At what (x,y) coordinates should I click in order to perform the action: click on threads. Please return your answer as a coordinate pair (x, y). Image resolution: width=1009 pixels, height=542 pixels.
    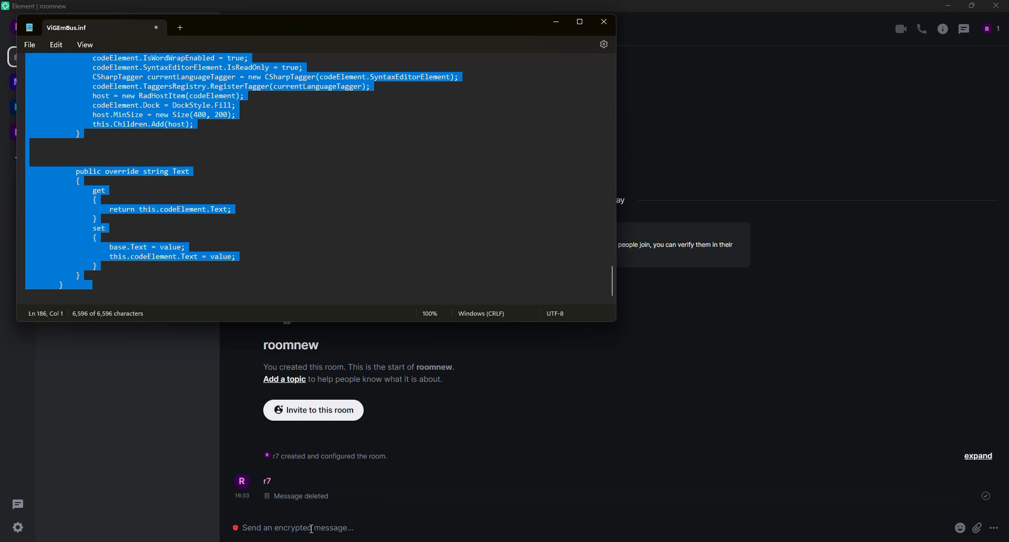
    Looking at the image, I should click on (964, 28).